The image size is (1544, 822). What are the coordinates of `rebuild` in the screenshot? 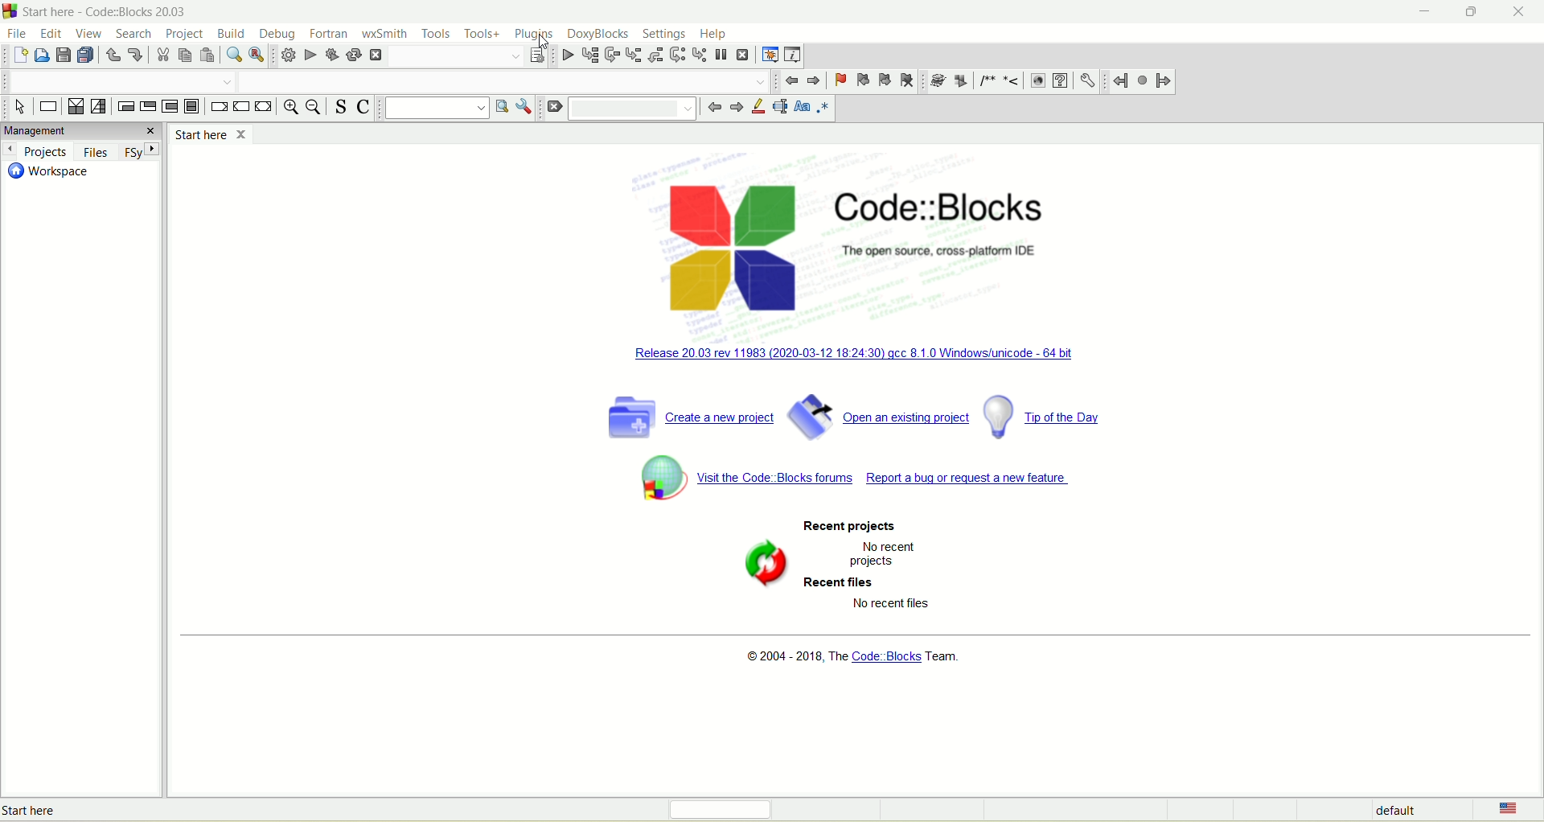 It's located at (355, 55).